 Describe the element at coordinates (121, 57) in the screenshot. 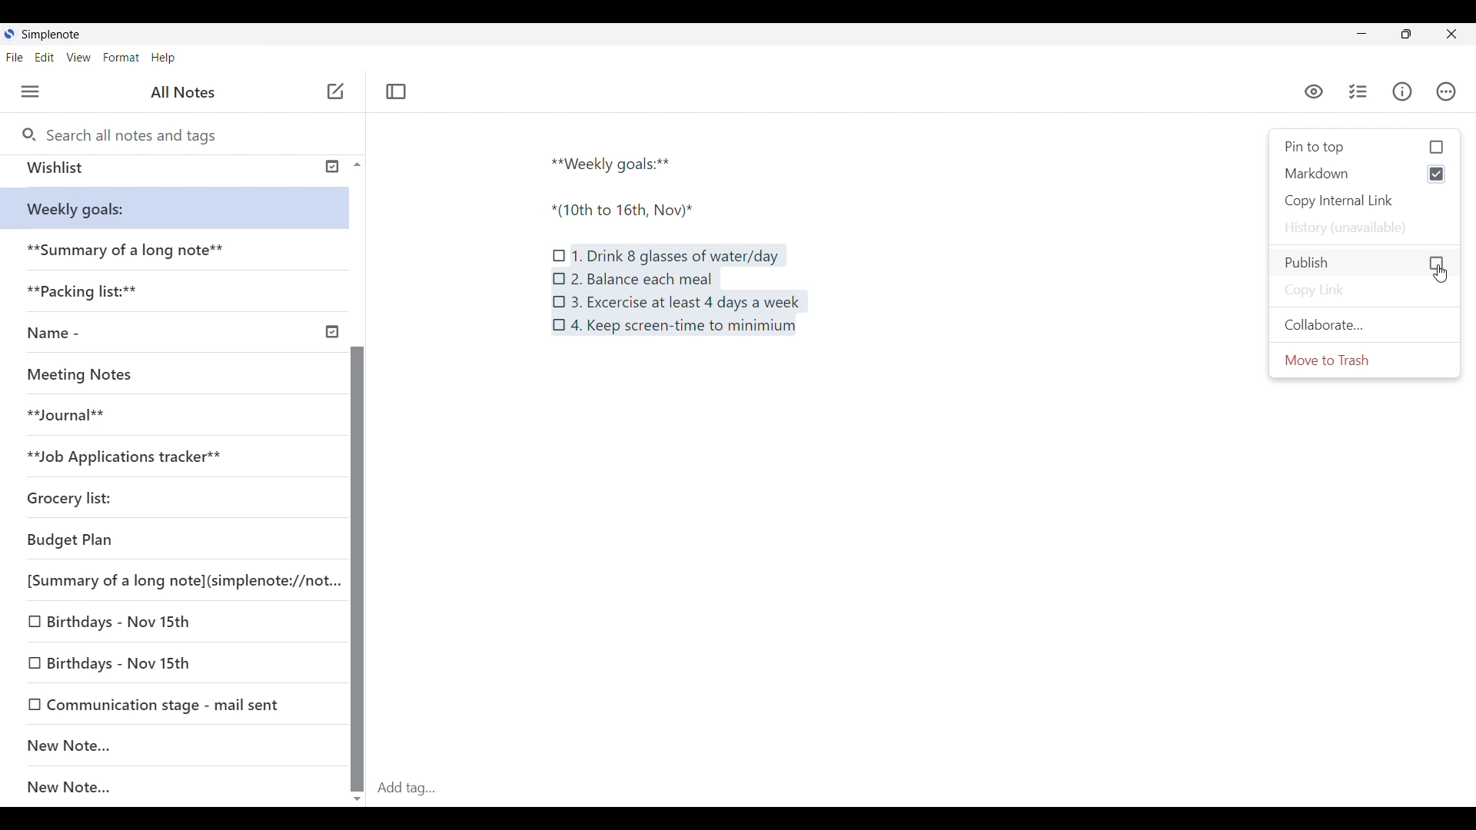

I see `Format` at that location.